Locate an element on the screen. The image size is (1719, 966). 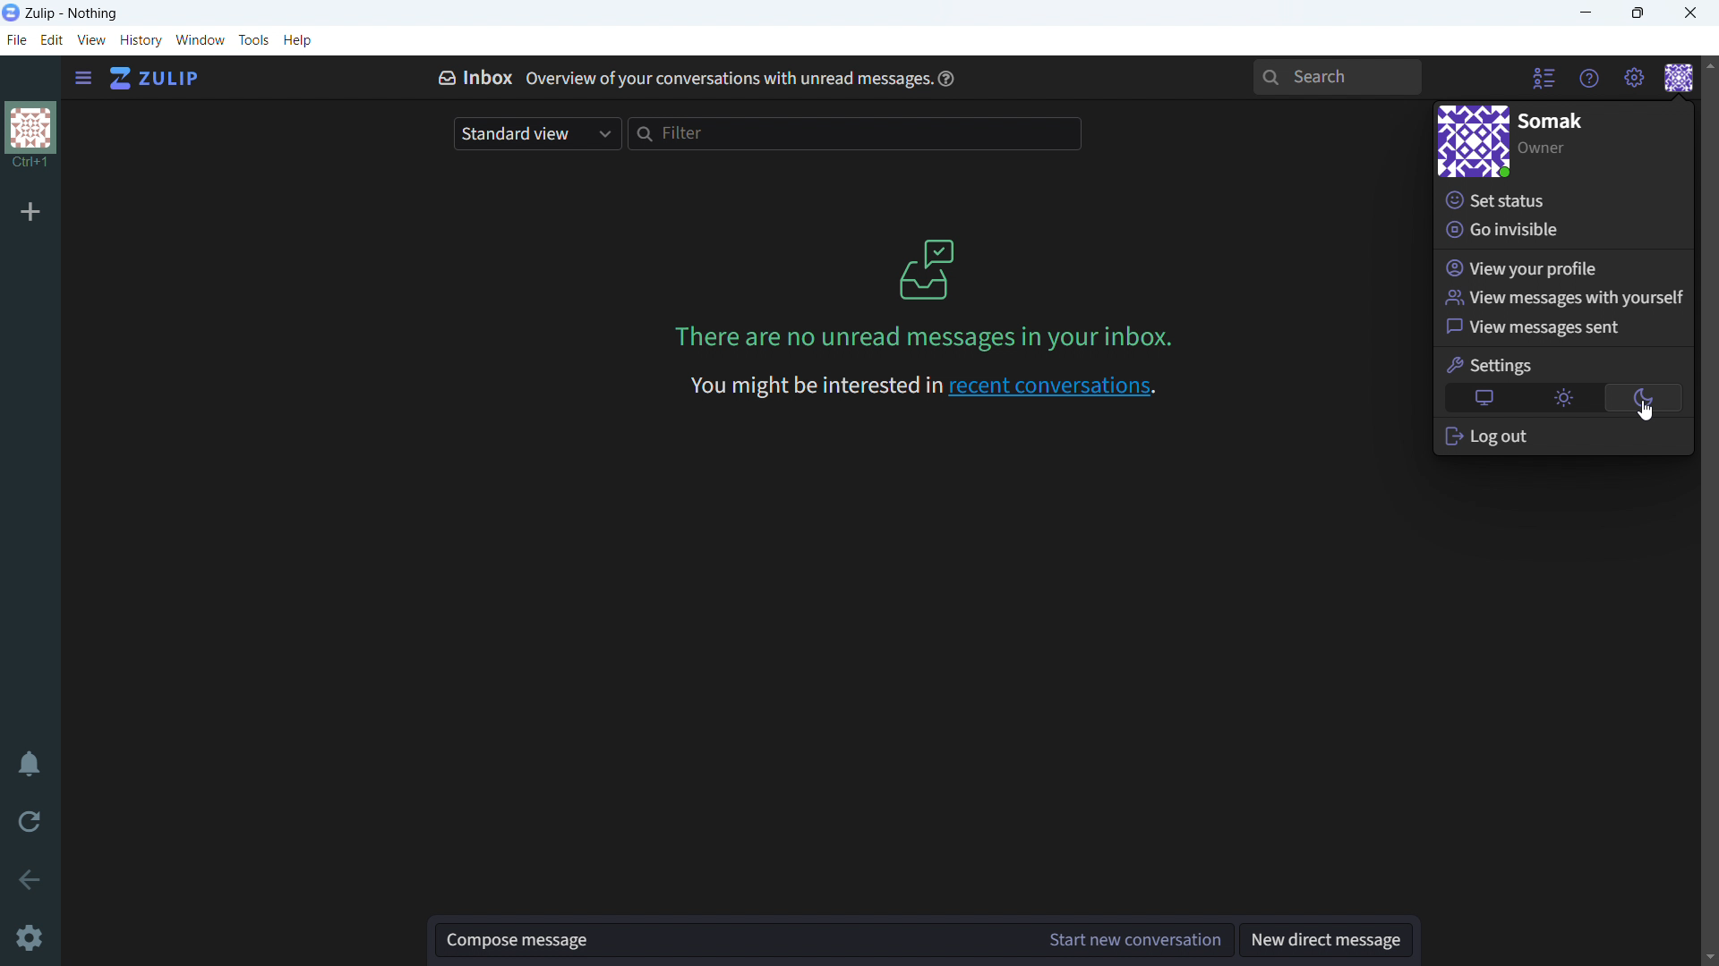
compose message is located at coordinates (729, 941).